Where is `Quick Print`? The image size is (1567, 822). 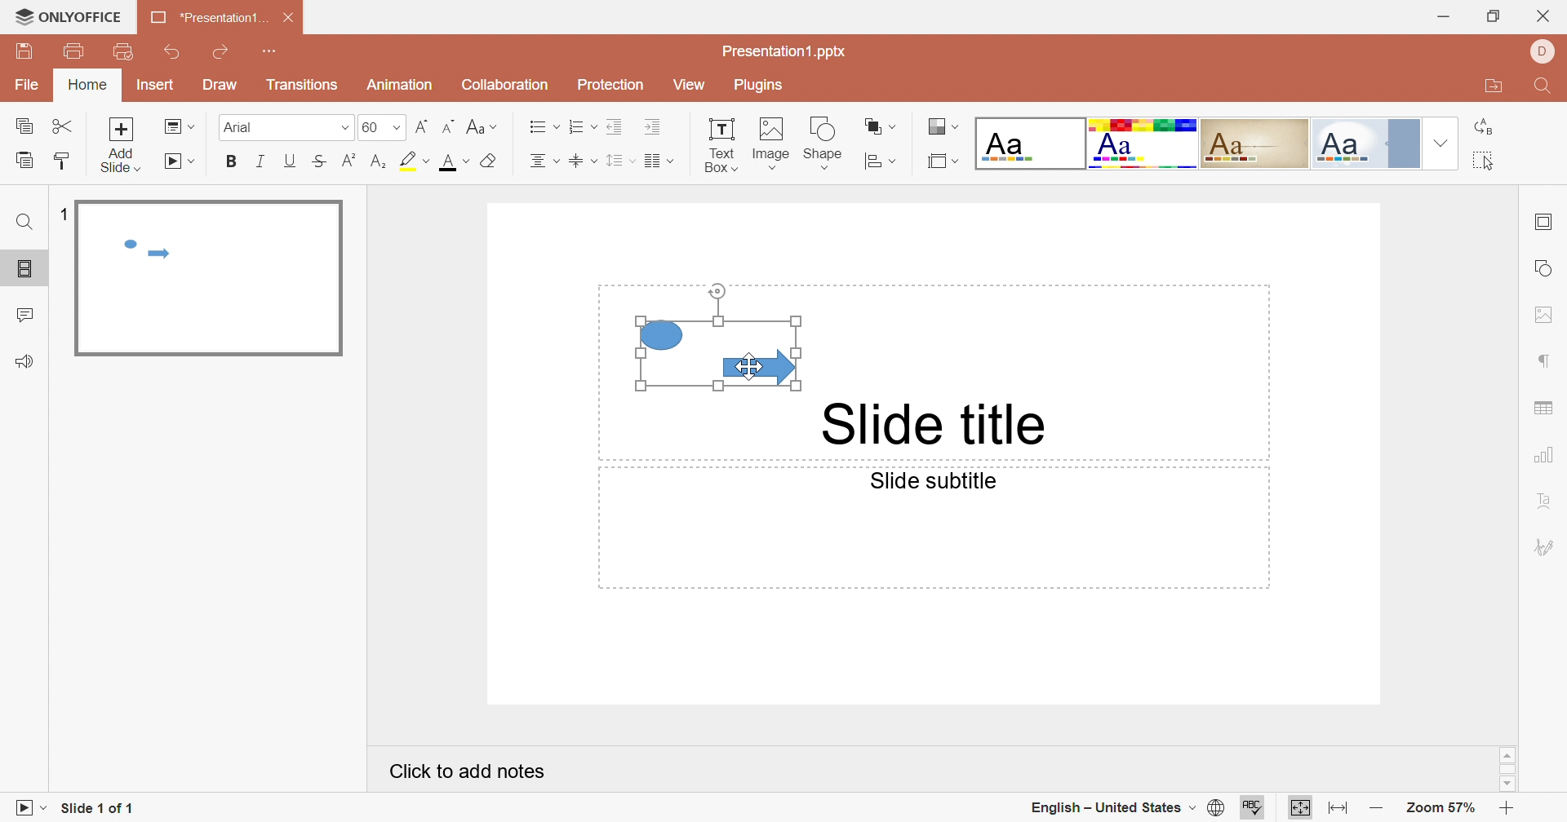
Quick Print is located at coordinates (121, 52).